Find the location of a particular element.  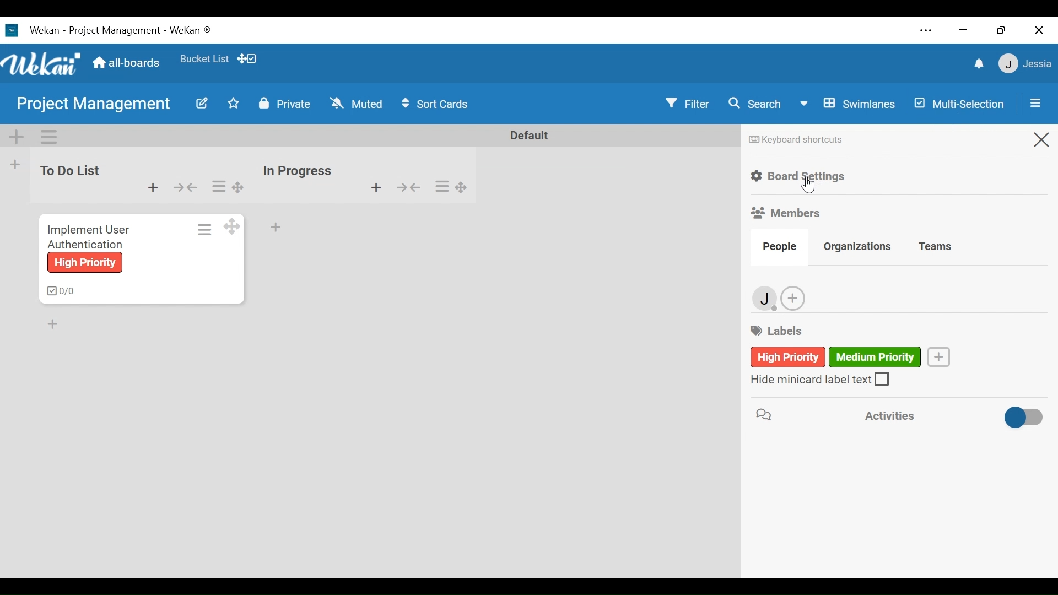

close is located at coordinates (1039, 31).